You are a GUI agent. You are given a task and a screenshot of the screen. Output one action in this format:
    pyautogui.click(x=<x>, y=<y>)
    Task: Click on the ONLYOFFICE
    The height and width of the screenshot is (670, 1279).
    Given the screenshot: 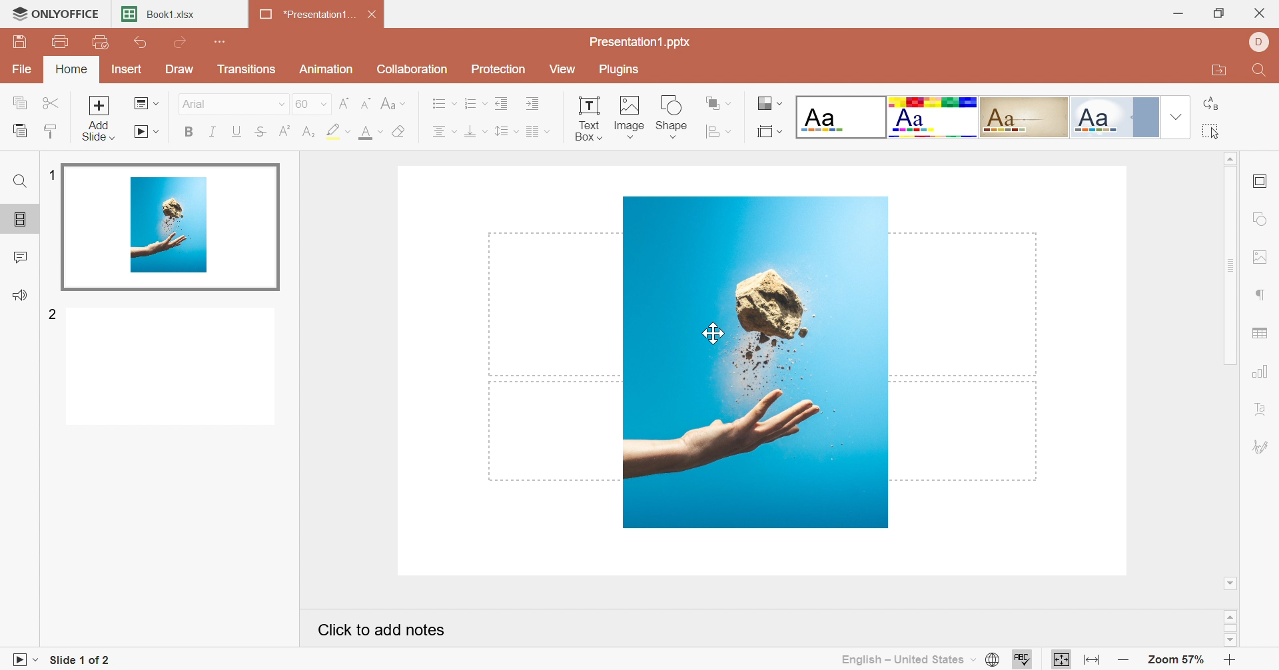 What is the action you would take?
    pyautogui.click(x=56, y=15)
    